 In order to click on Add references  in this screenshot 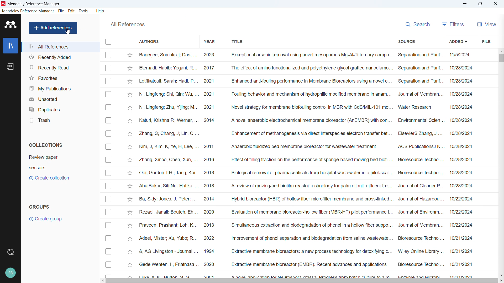, I will do `click(53, 28)`.